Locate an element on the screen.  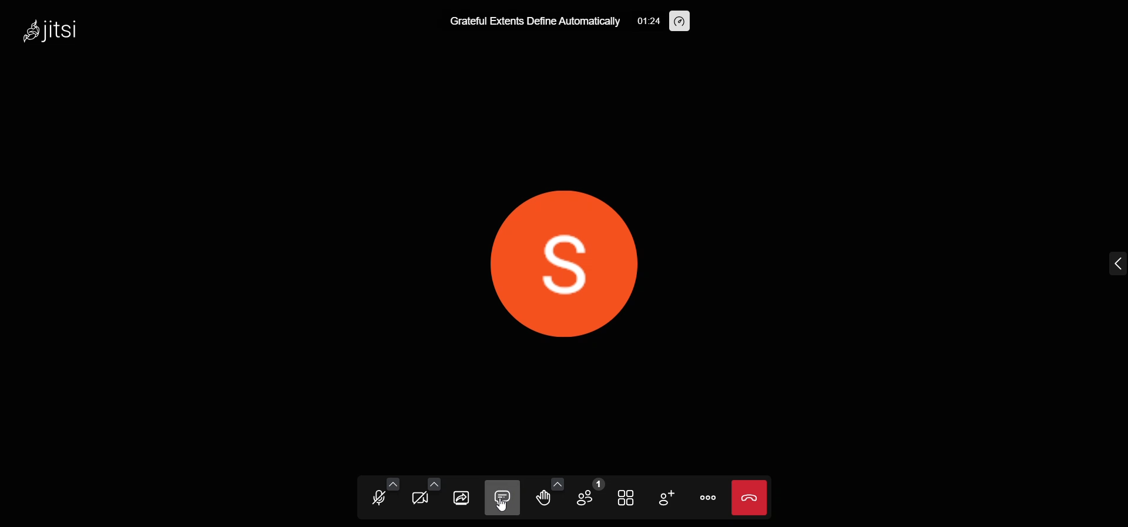
meeting title is located at coordinates (536, 22).